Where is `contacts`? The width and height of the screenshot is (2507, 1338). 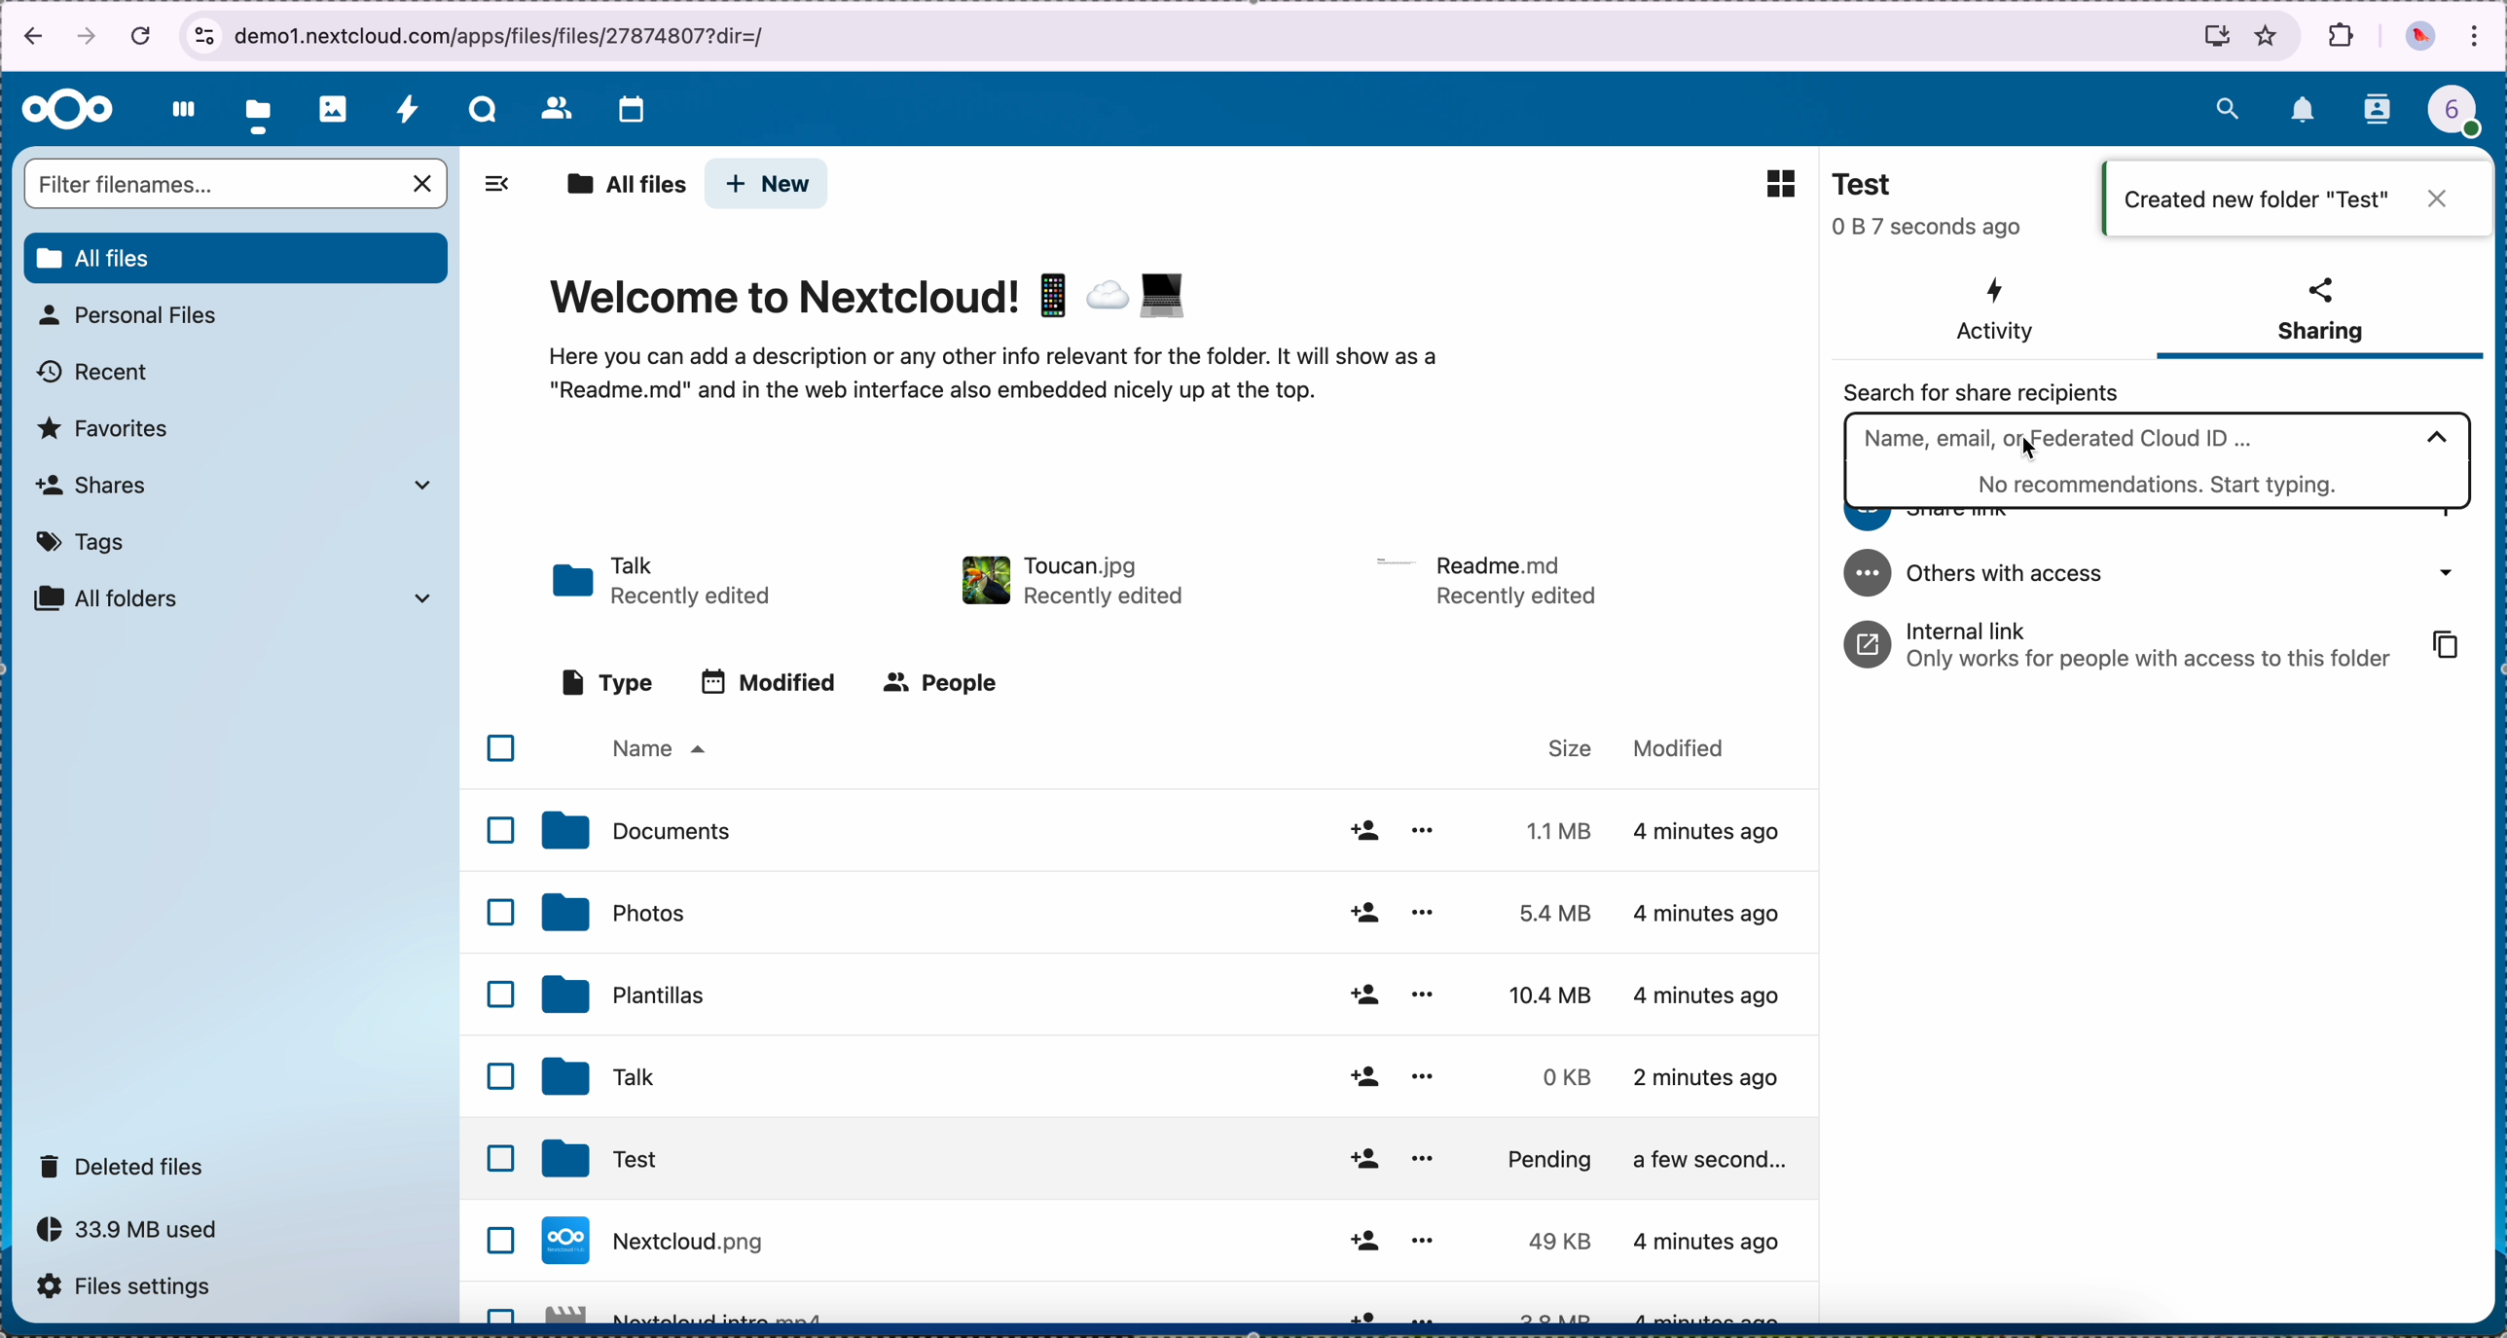 contacts is located at coordinates (555, 107).